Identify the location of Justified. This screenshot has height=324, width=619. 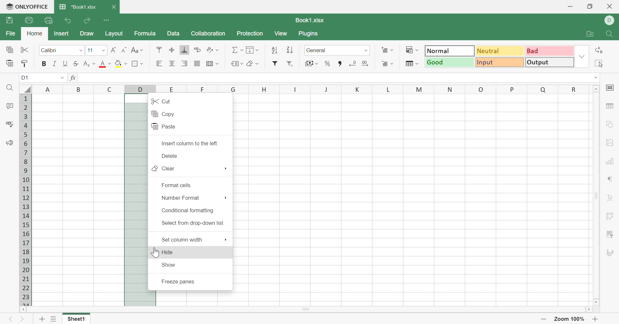
(197, 63).